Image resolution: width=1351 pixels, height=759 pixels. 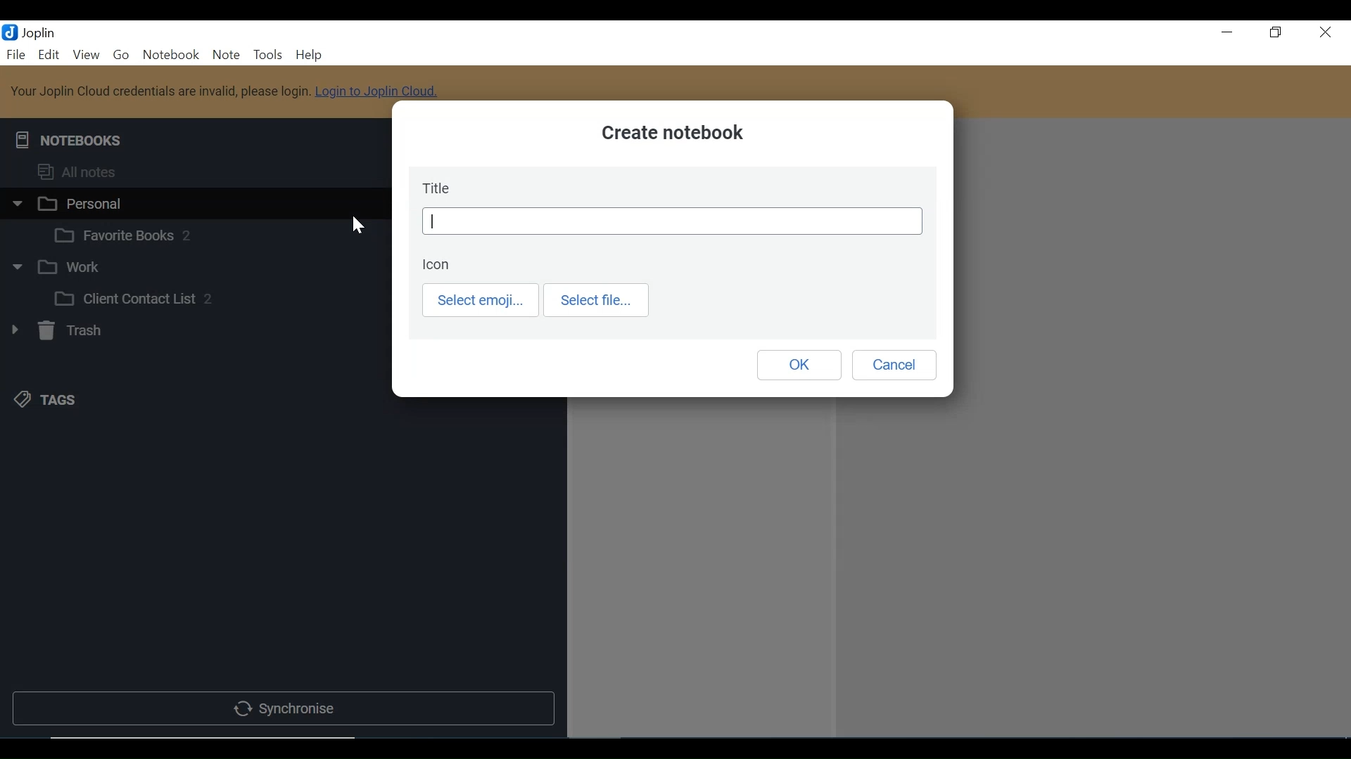 What do you see at coordinates (281, 710) in the screenshot?
I see `Synchronize` at bounding box center [281, 710].